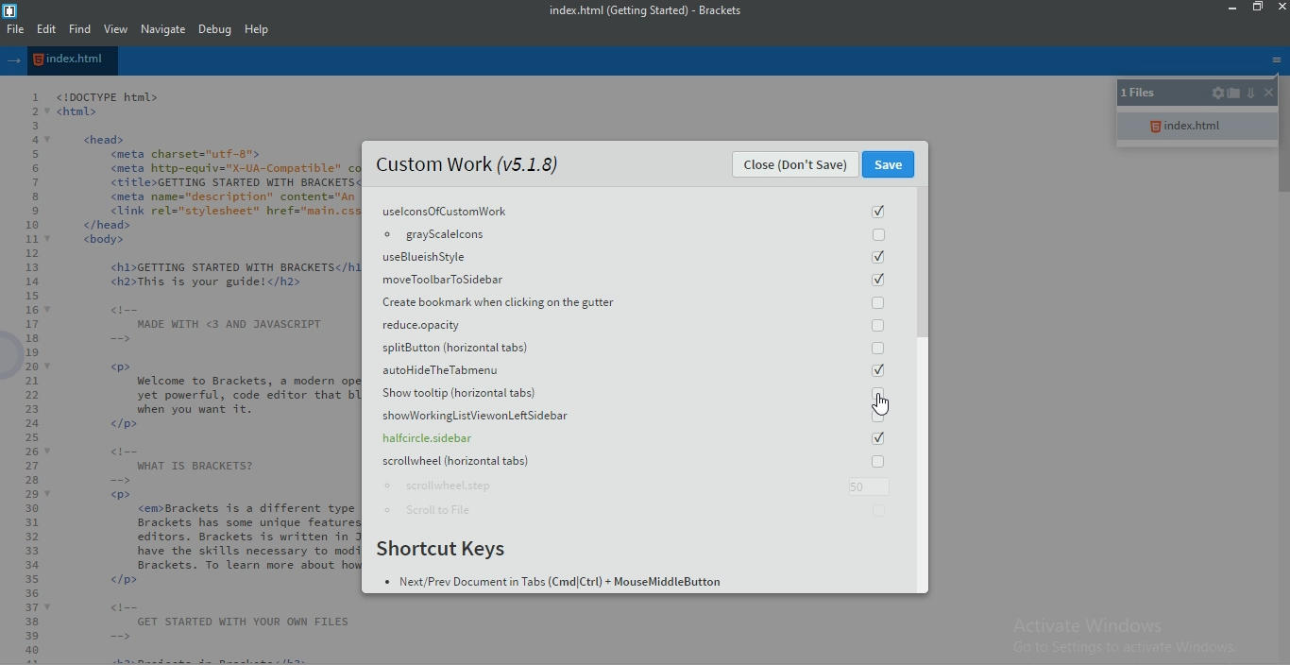  Describe the element at coordinates (552, 582) in the screenshot. I see `BN ¢ Next/Prev Document in Tabs (Cmd|Ctrl) + MouseMiddleButton` at that location.